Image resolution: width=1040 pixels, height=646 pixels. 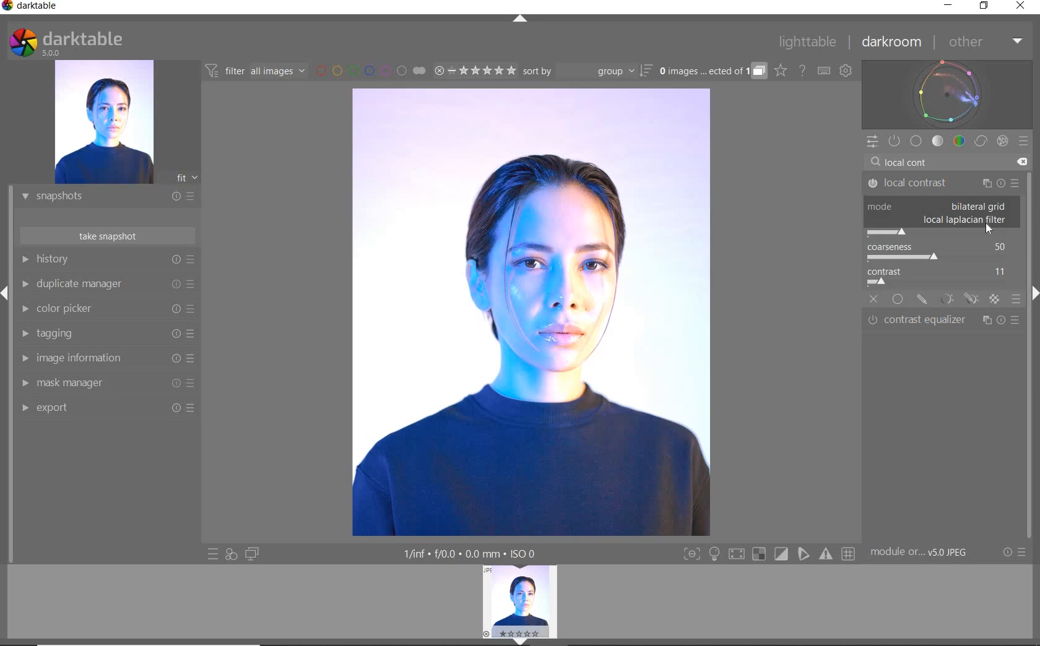 I want to click on Button, so click(x=827, y=554).